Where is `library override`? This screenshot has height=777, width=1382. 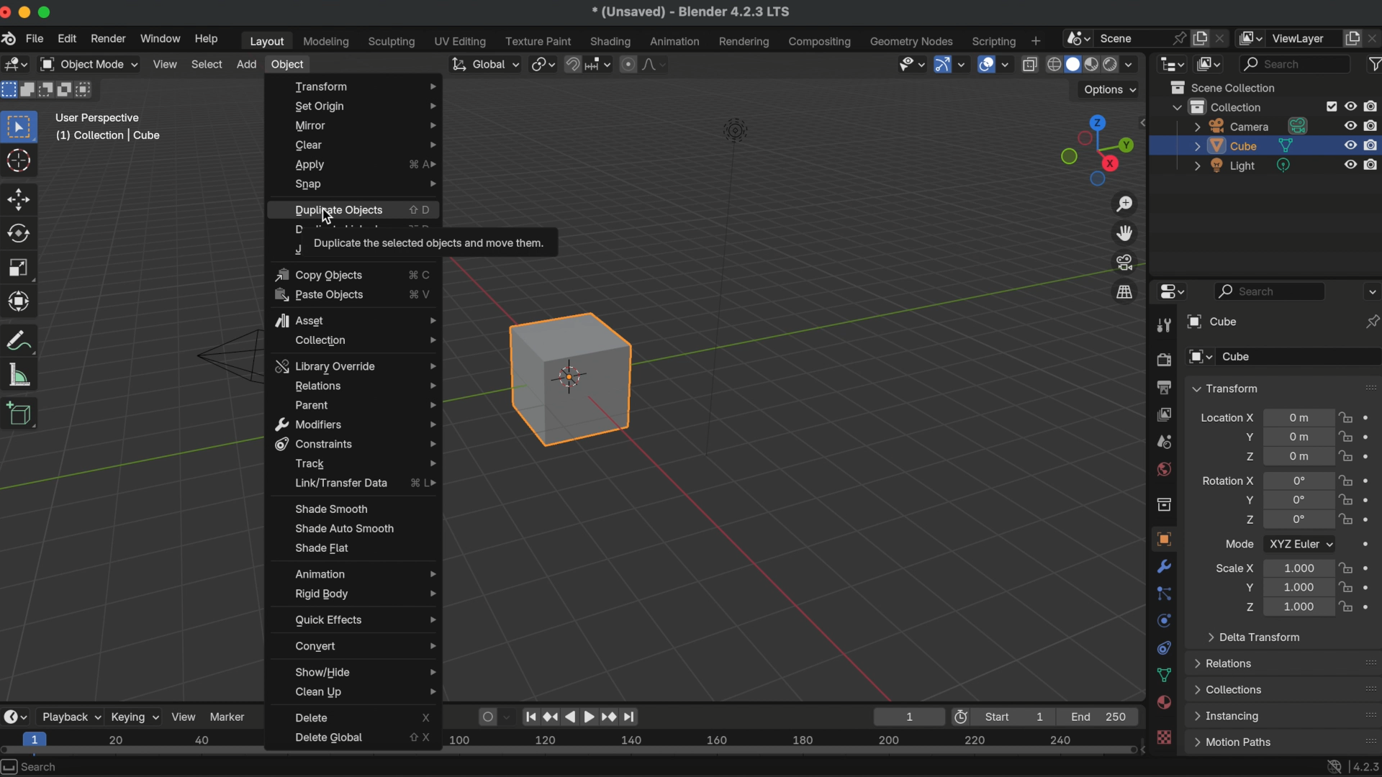
library override is located at coordinates (353, 365).